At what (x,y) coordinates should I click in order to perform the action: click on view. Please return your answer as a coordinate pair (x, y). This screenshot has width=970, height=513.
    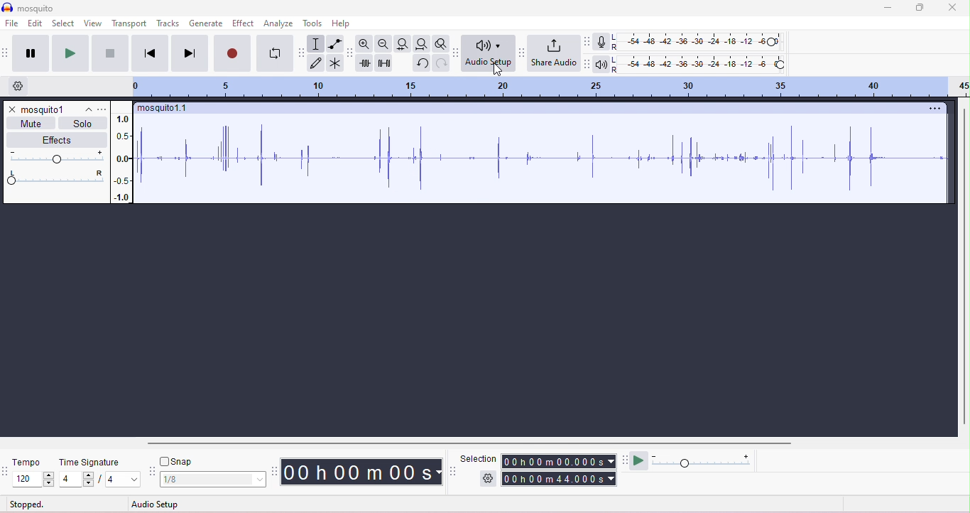
    Looking at the image, I should click on (92, 23).